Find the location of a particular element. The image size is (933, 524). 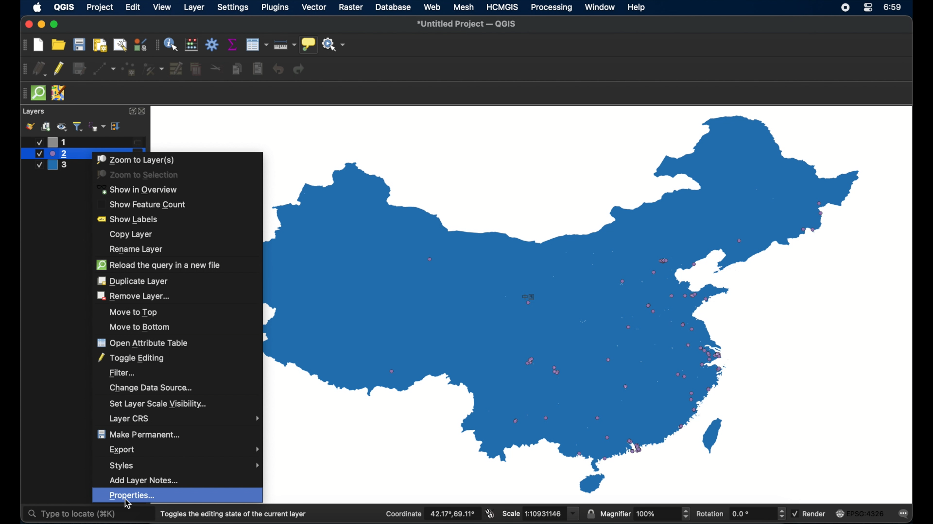

open attribute table is located at coordinates (141, 343).